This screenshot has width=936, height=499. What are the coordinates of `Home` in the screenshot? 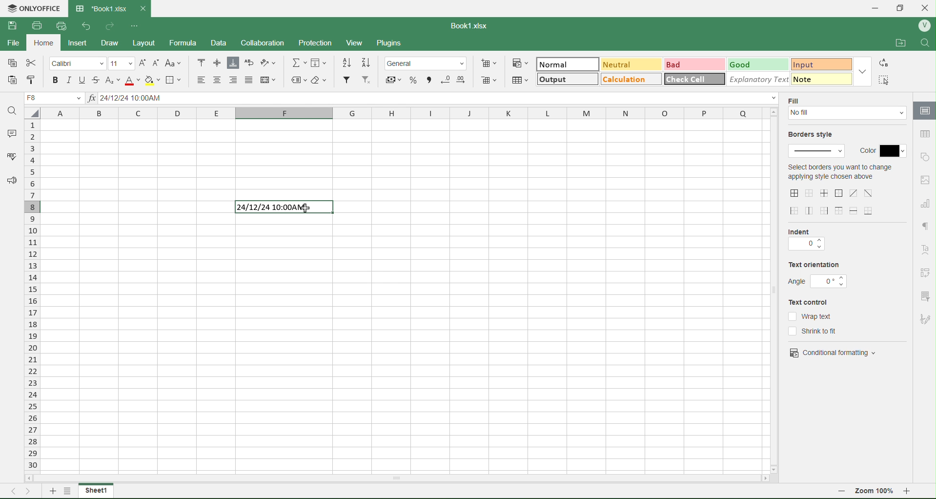 It's located at (47, 44).